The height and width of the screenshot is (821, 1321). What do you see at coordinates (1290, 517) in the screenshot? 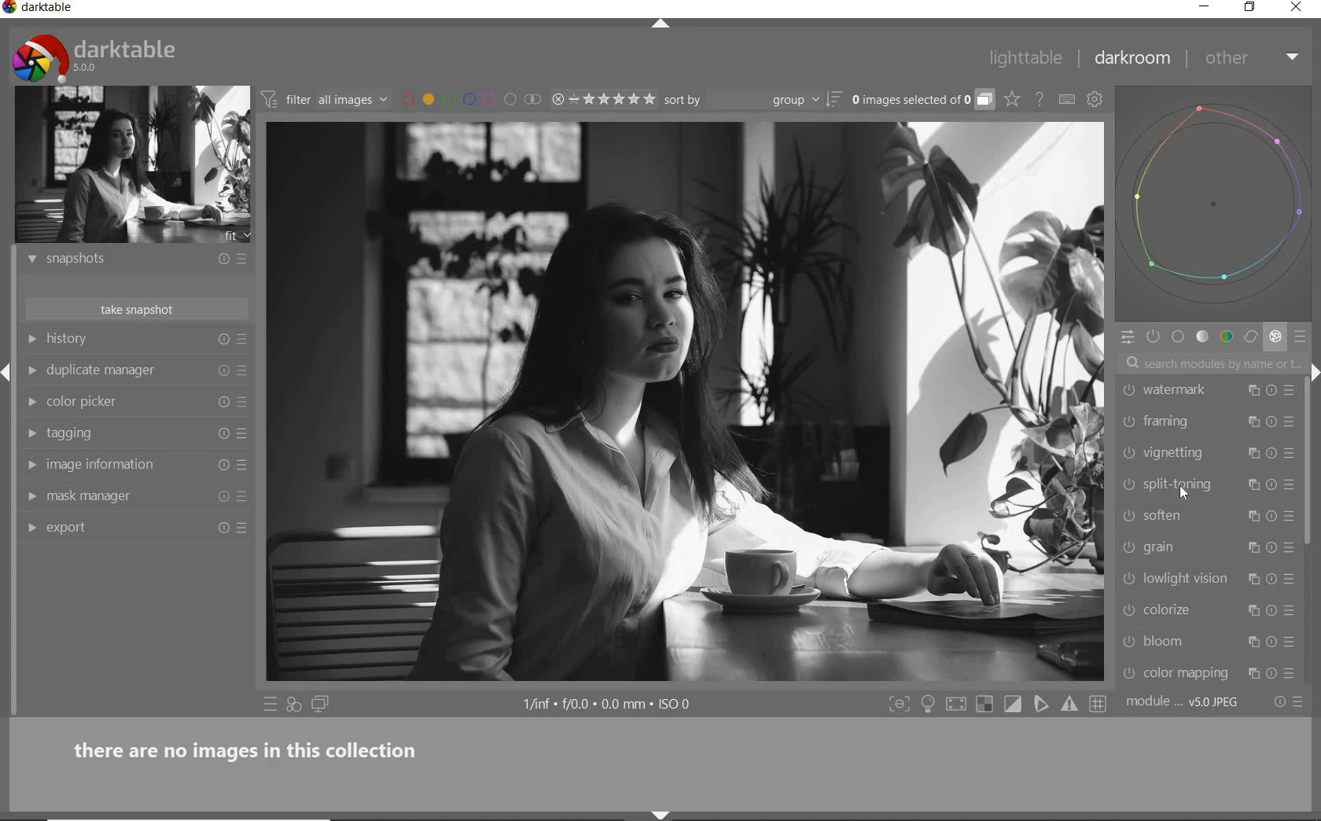
I see `preset and preferences` at bounding box center [1290, 517].